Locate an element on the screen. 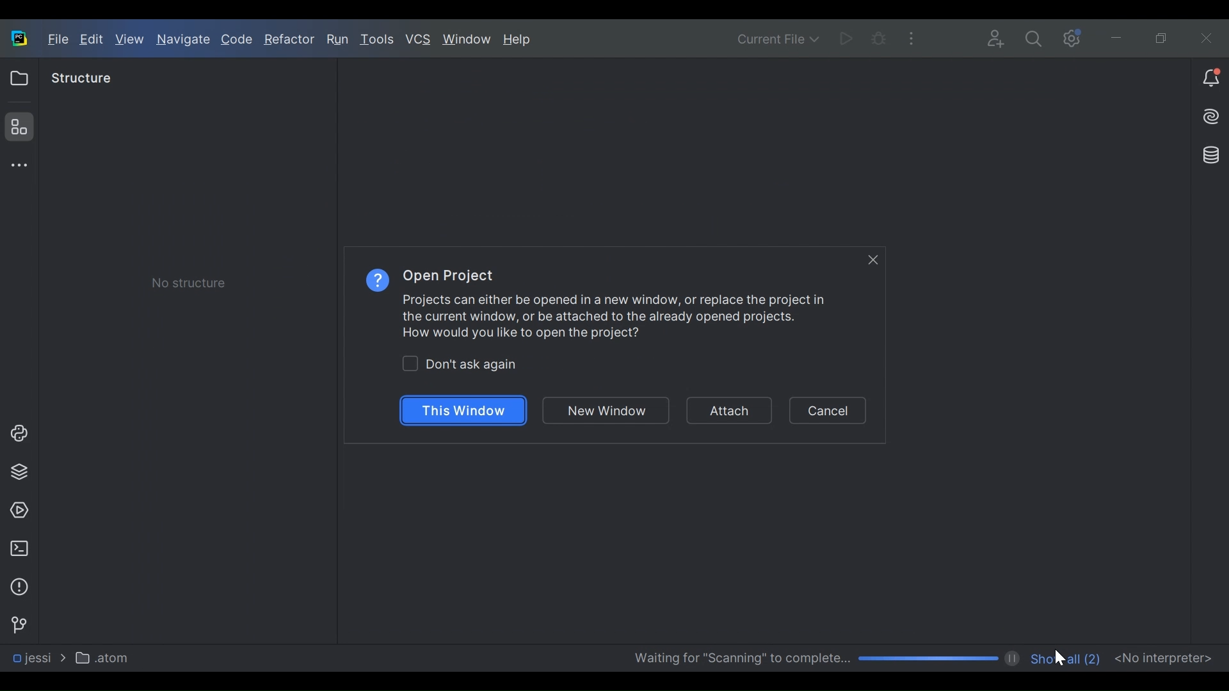  View is located at coordinates (131, 40).